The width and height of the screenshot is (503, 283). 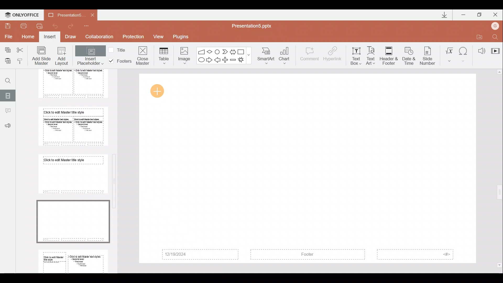 I want to click on Slides, so click(x=8, y=95).